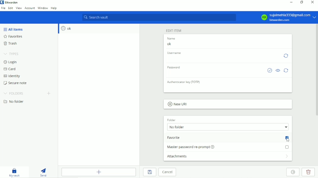 This screenshot has width=318, height=178. I want to click on favorites, so click(13, 37).